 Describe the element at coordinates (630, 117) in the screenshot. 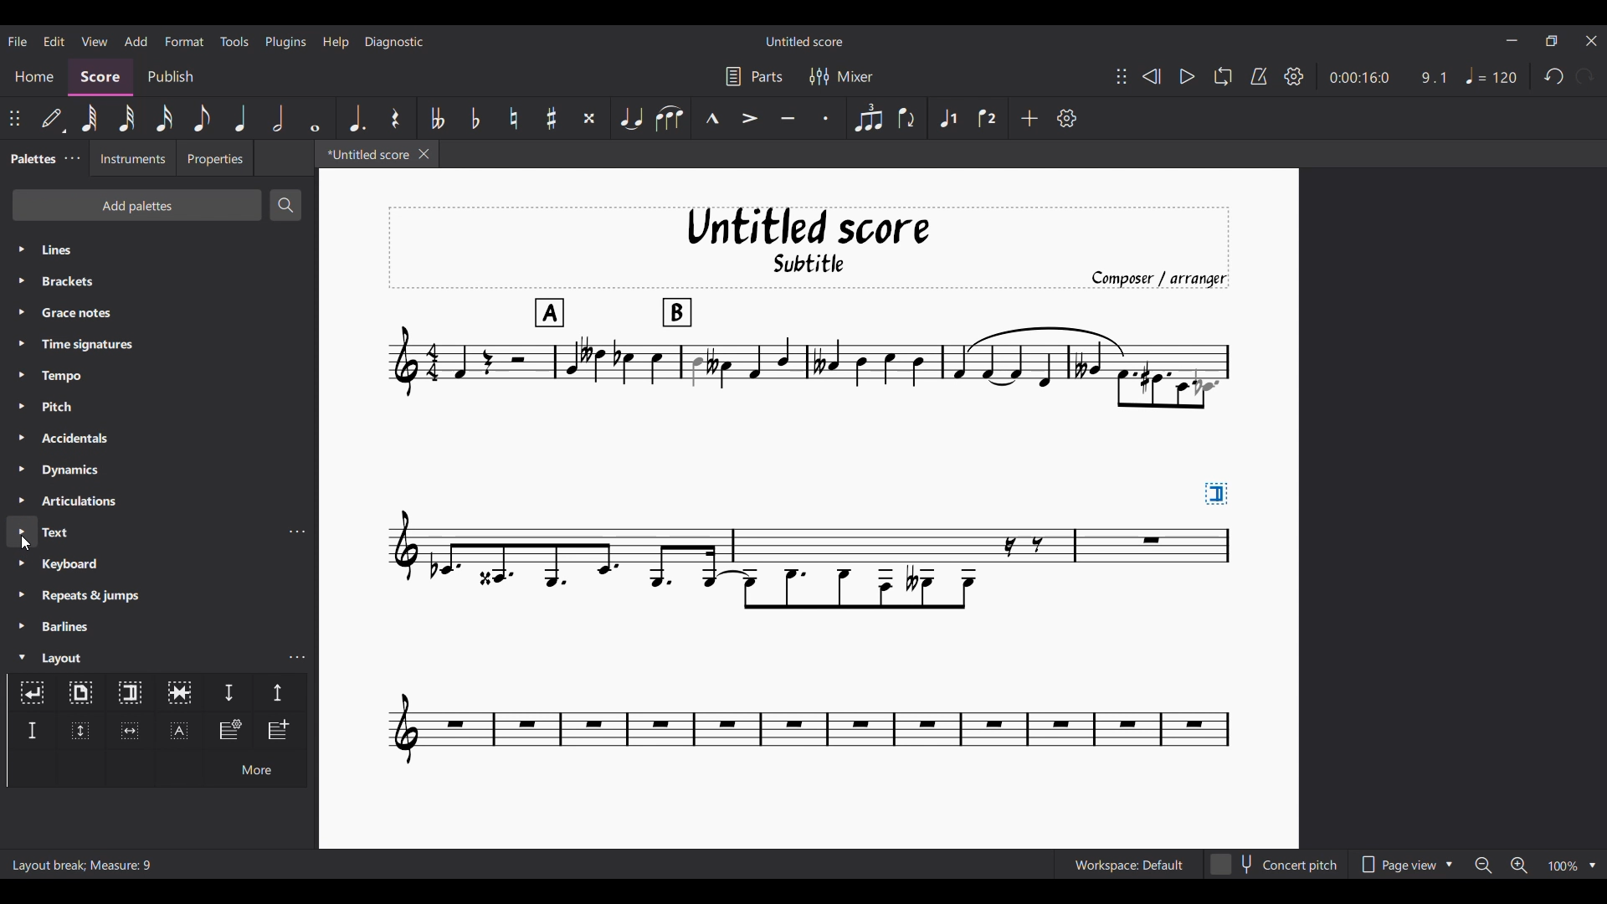

I see `Tie` at that location.